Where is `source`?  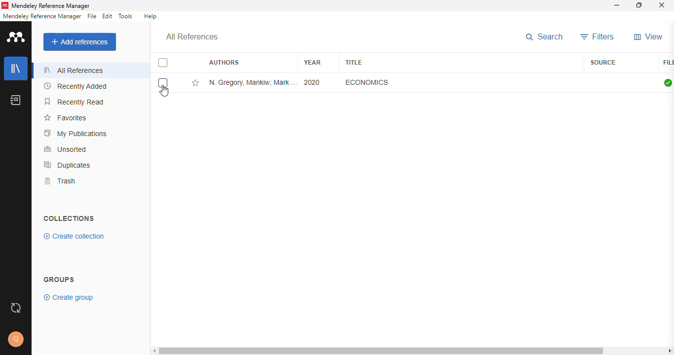 source is located at coordinates (603, 63).